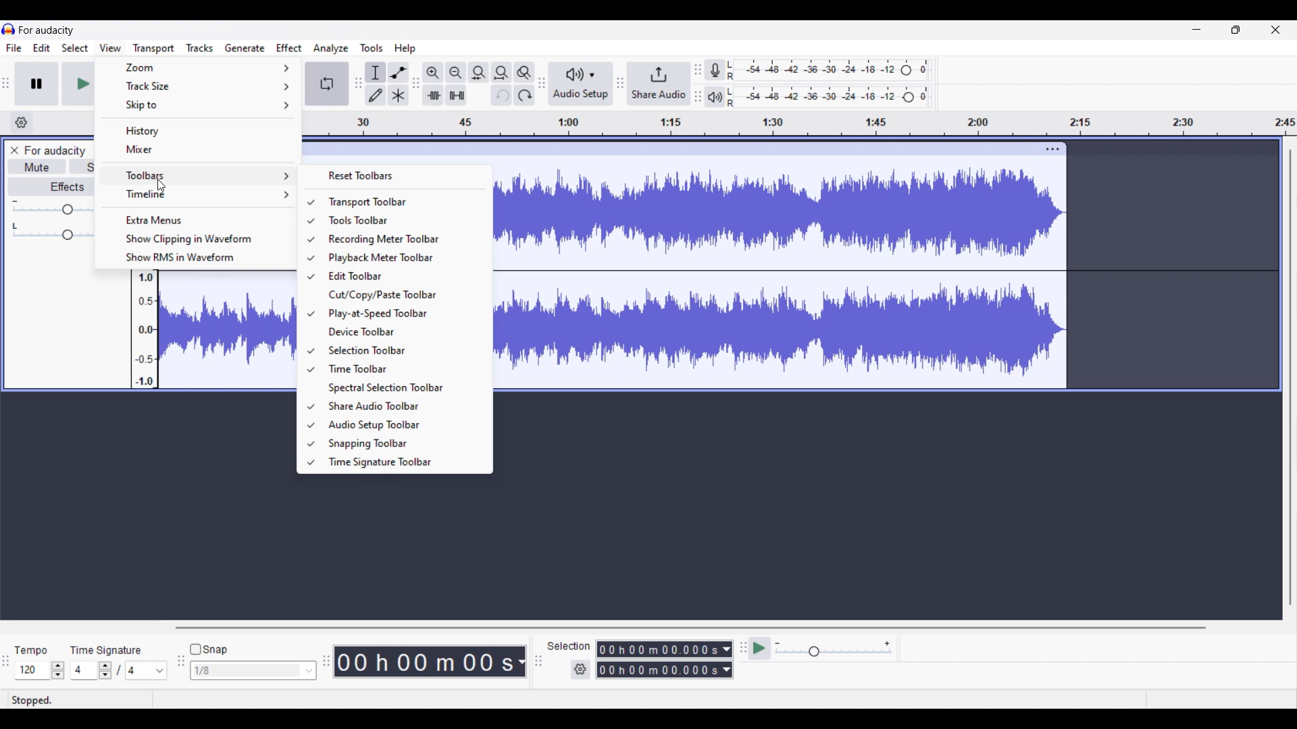 The height and width of the screenshot is (729, 1297). I want to click on Recording meter toolbar, so click(403, 239).